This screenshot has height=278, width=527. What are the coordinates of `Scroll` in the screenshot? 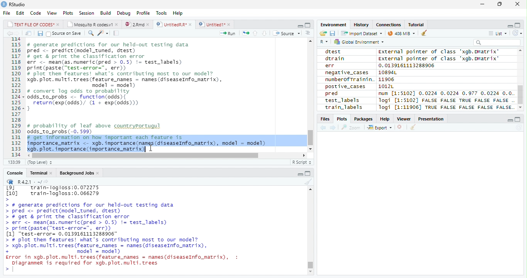 It's located at (166, 156).